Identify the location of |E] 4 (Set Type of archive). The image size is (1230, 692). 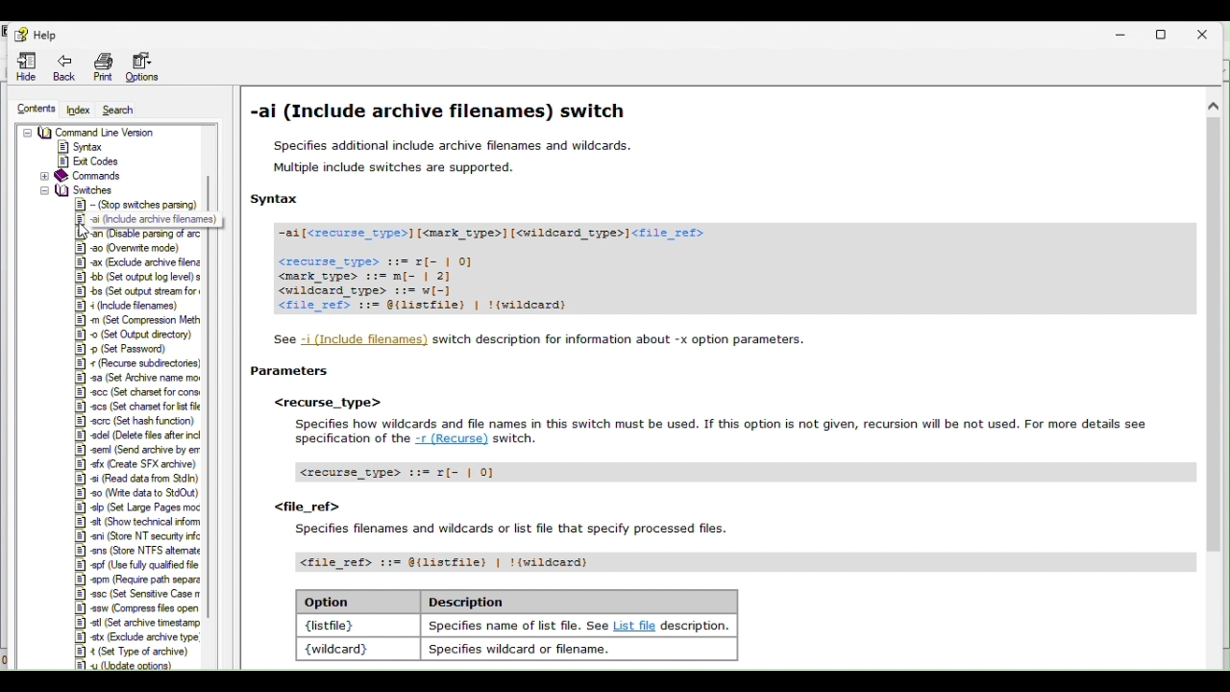
(133, 652).